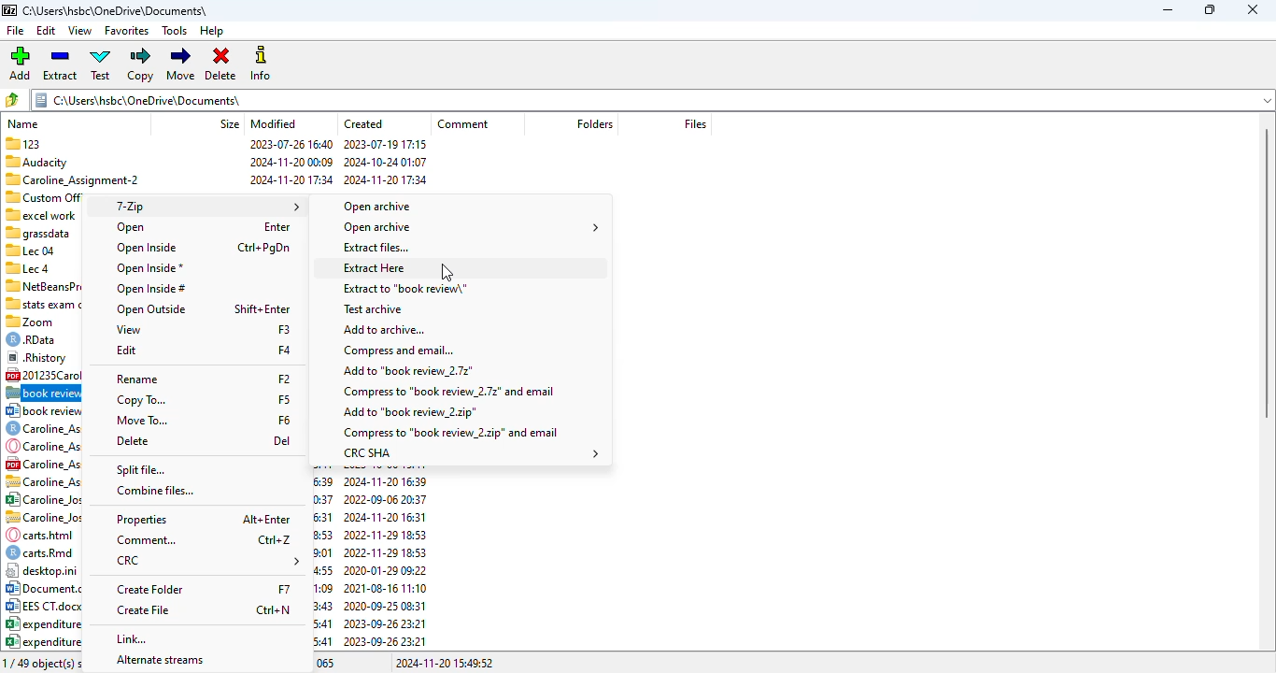 The height and width of the screenshot is (673, 1276). What do you see at coordinates (37, 338) in the screenshot?
I see `© RData` at bounding box center [37, 338].